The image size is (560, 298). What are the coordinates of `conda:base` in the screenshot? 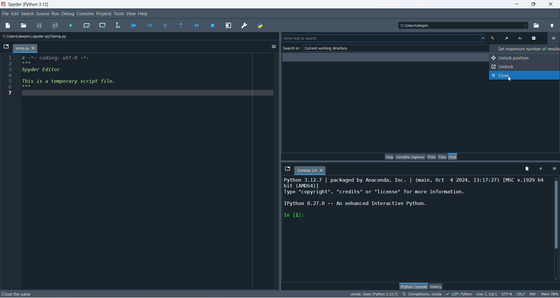 It's located at (374, 294).